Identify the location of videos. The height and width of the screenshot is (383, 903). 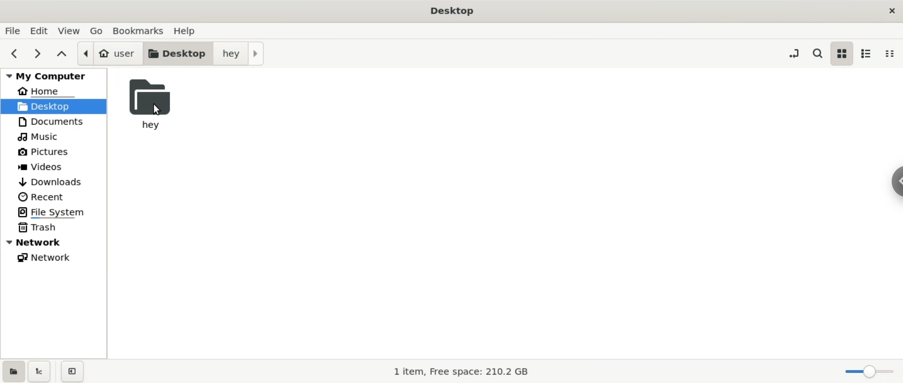
(56, 165).